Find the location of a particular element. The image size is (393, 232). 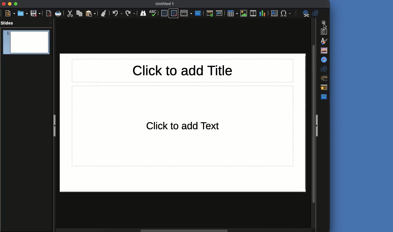

Shapes is located at coordinates (316, 13).